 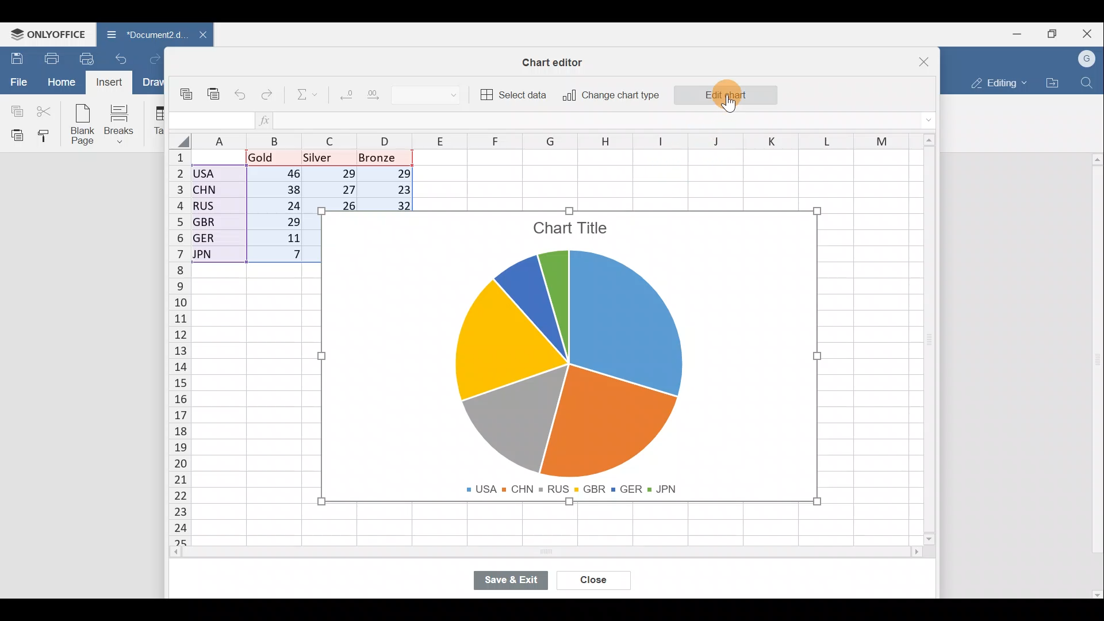 I want to click on Cell name, so click(x=210, y=121).